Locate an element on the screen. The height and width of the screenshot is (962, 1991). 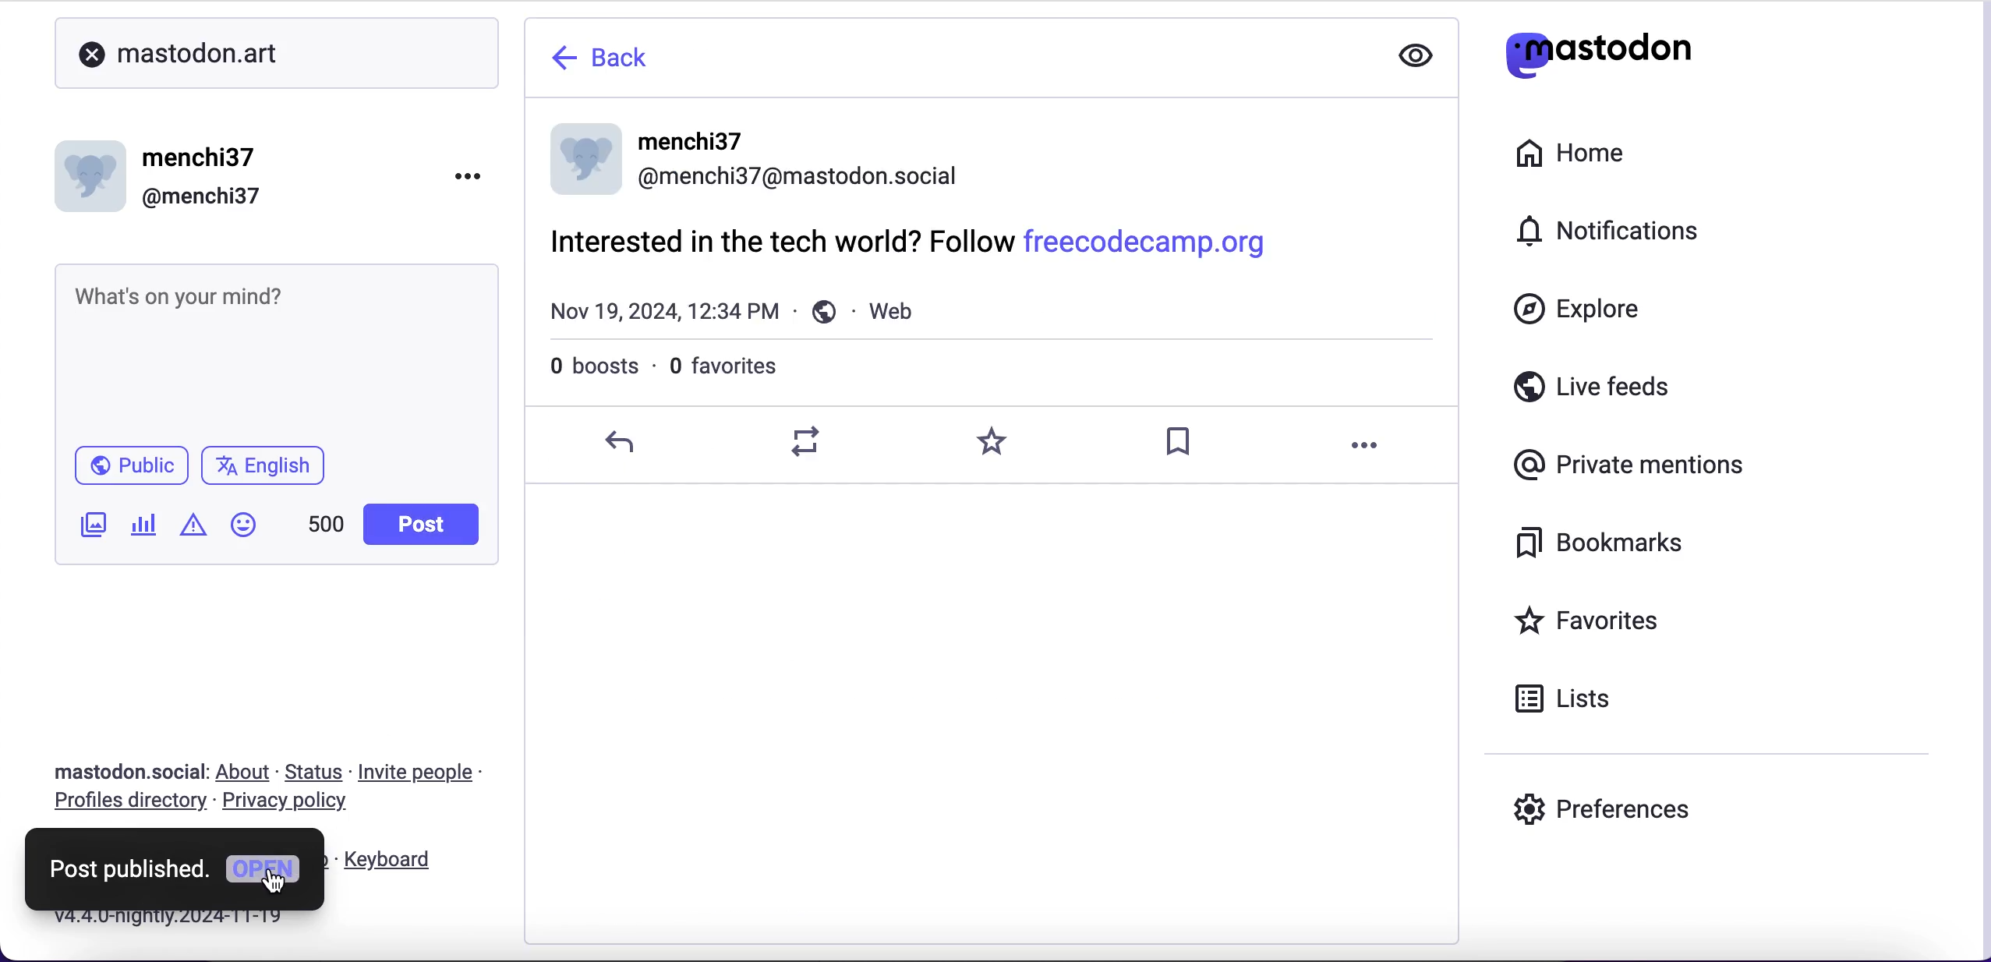
invite people is located at coordinates (425, 772).